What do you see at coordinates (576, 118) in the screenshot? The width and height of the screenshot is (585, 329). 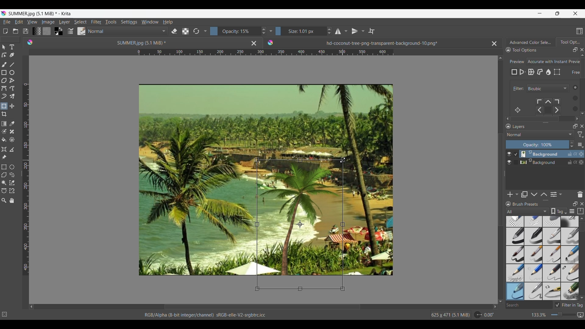 I see `Right` at bounding box center [576, 118].